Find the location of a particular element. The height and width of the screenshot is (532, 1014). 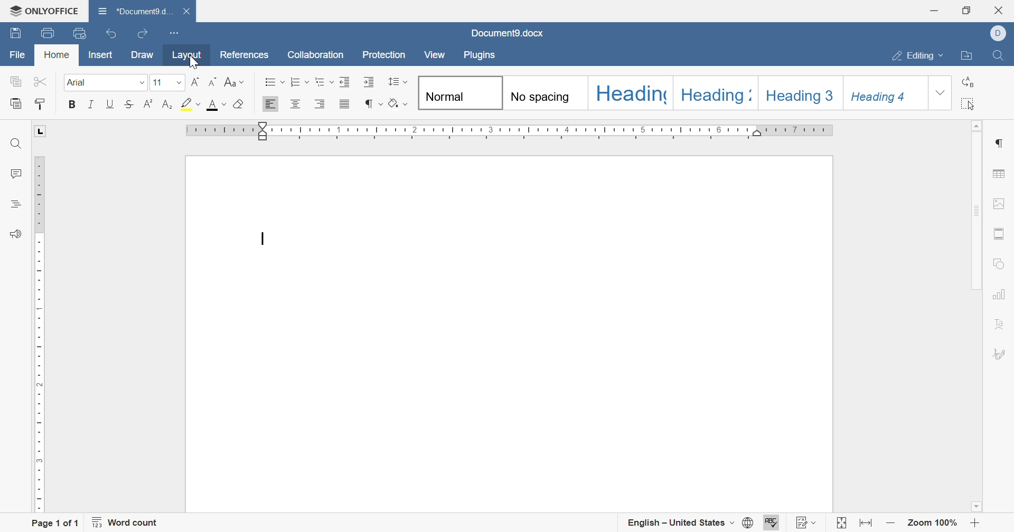

bold is located at coordinates (69, 104).